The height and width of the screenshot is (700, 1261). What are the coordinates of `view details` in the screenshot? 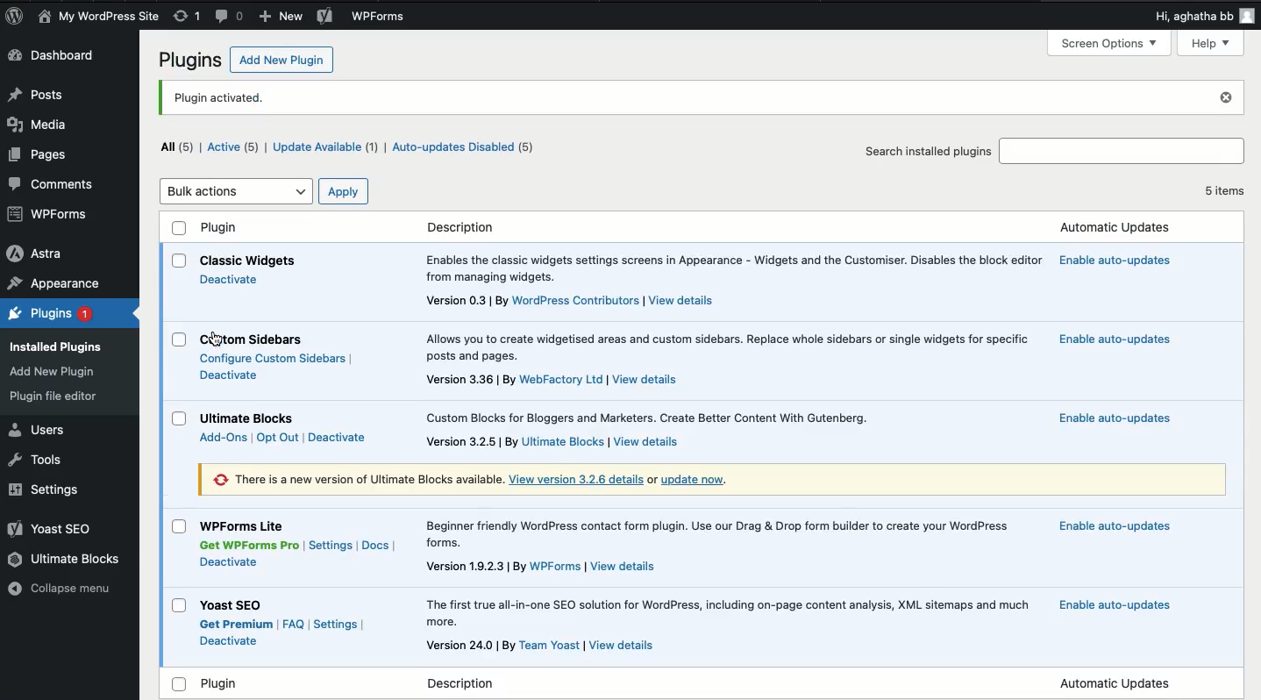 It's located at (576, 480).